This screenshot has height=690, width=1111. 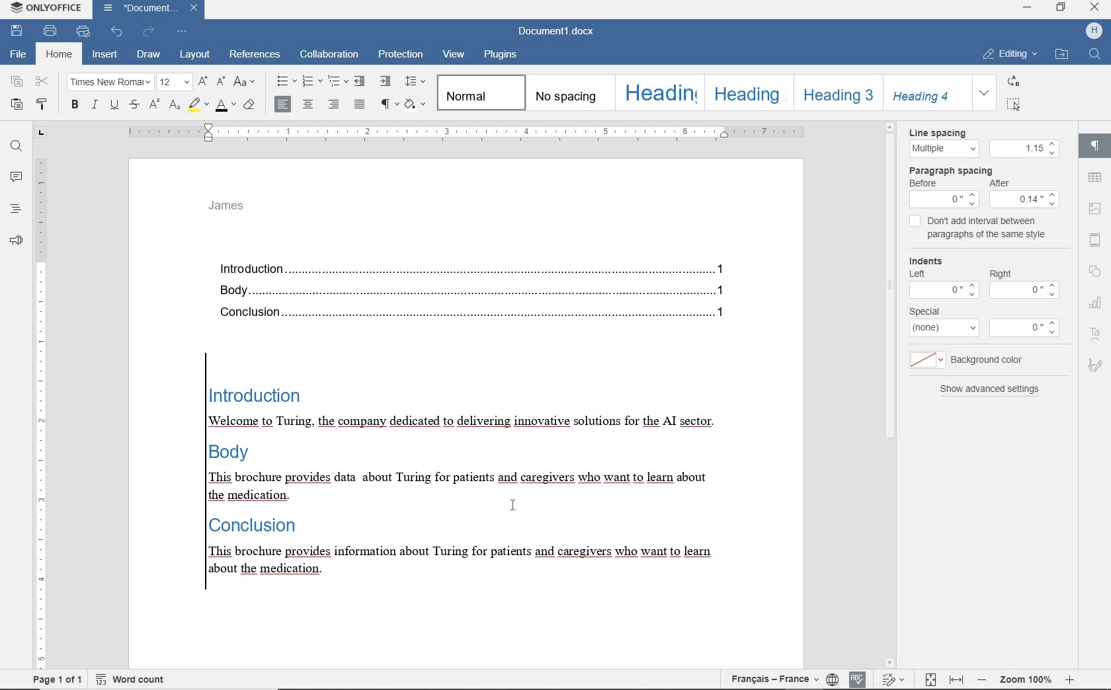 I want to click on comments, so click(x=16, y=178).